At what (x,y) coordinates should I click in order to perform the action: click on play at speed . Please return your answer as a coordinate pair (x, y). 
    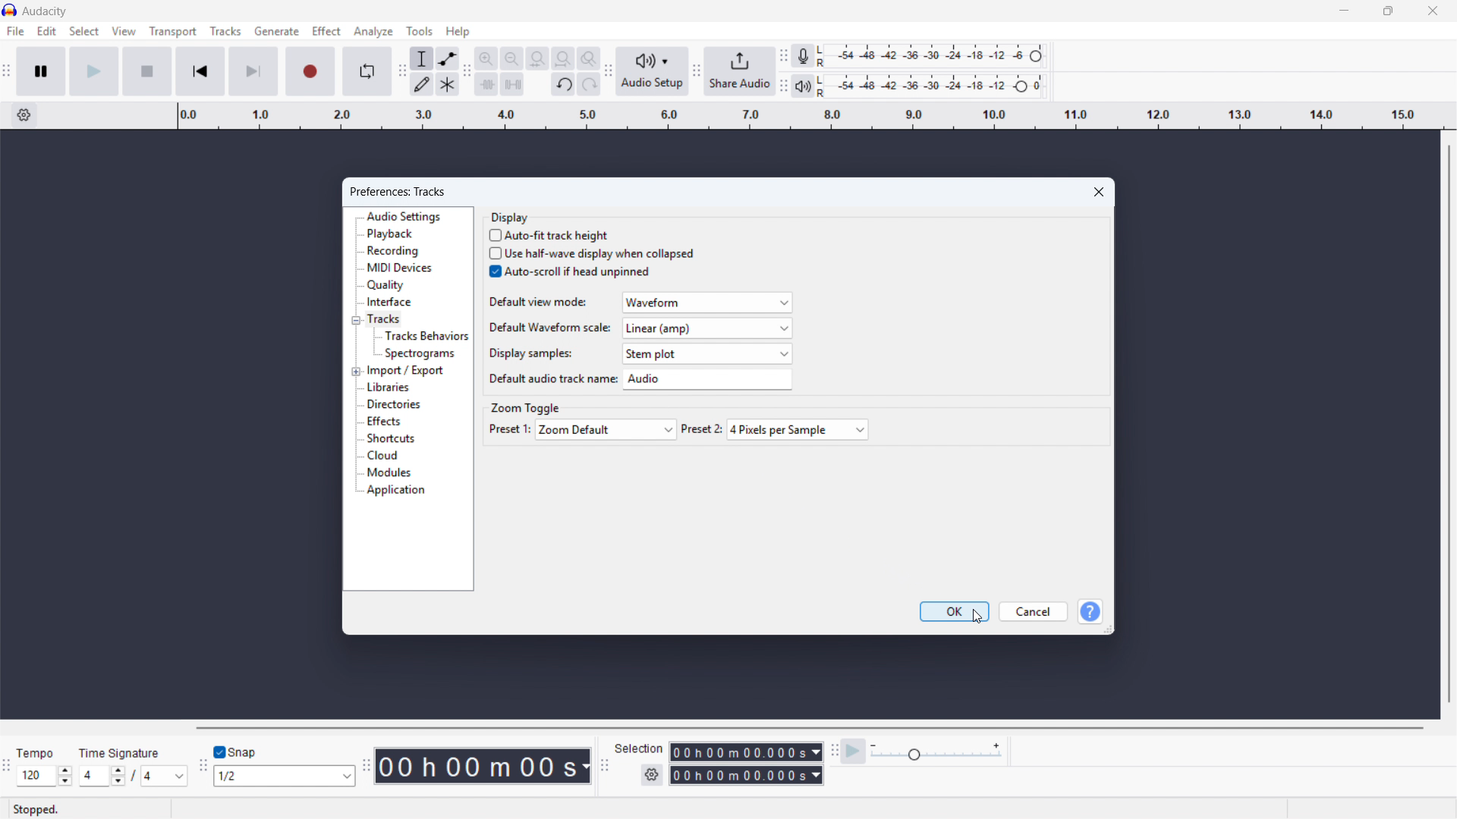
    Looking at the image, I should click on (853, 752).